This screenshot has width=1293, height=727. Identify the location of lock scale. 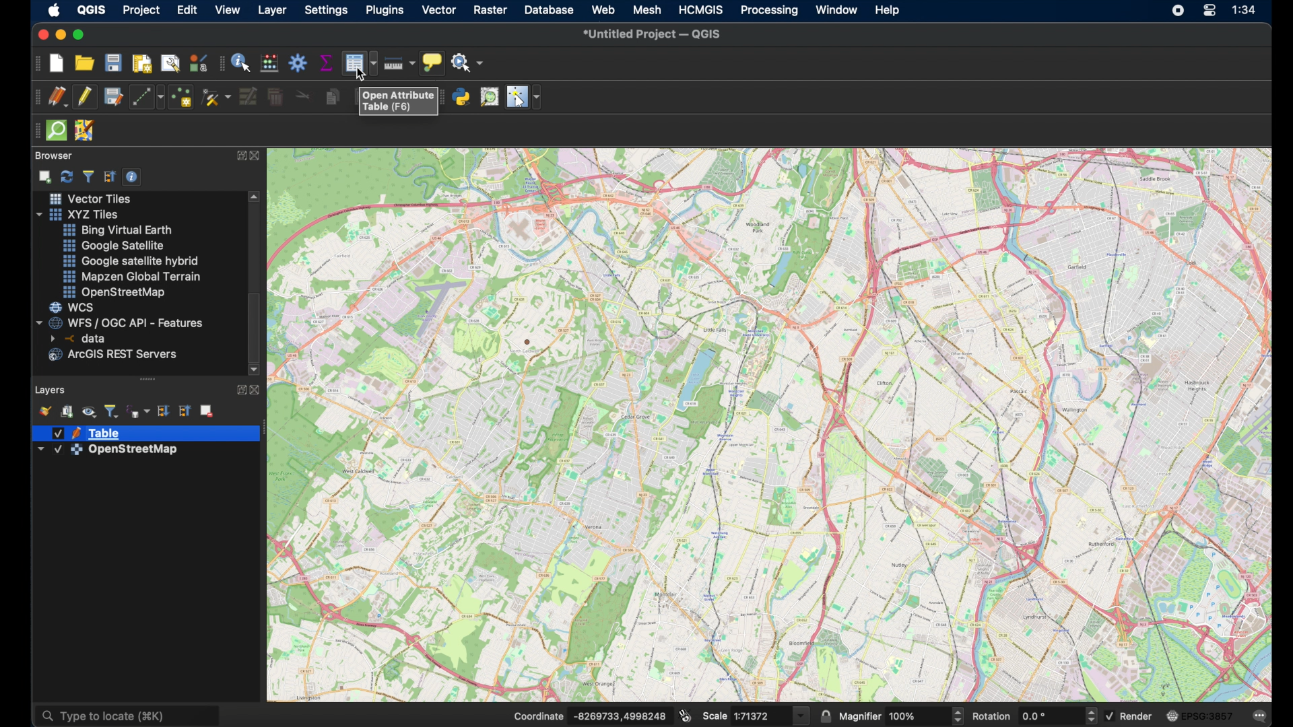
(823, 714).